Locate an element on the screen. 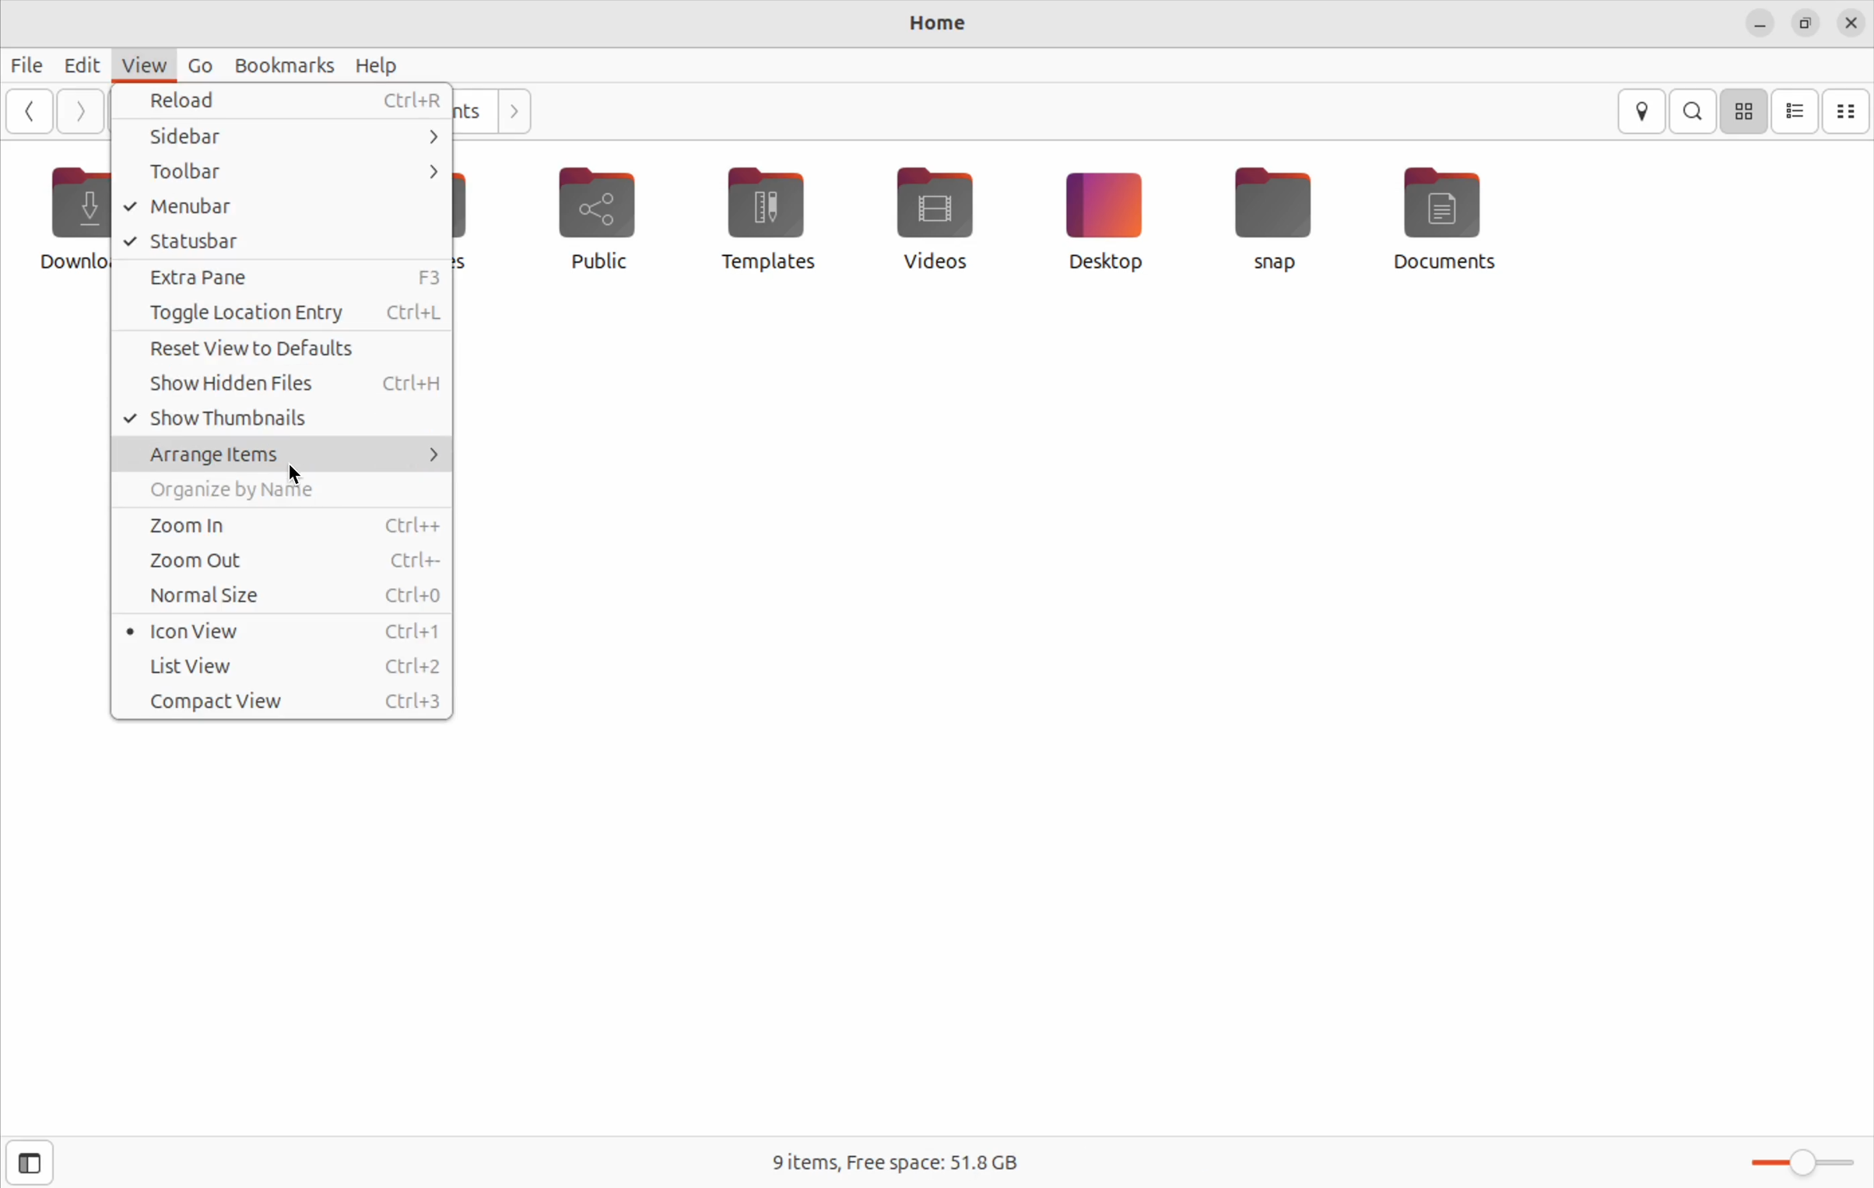  open side bar is located at coordinates (30, 1163).